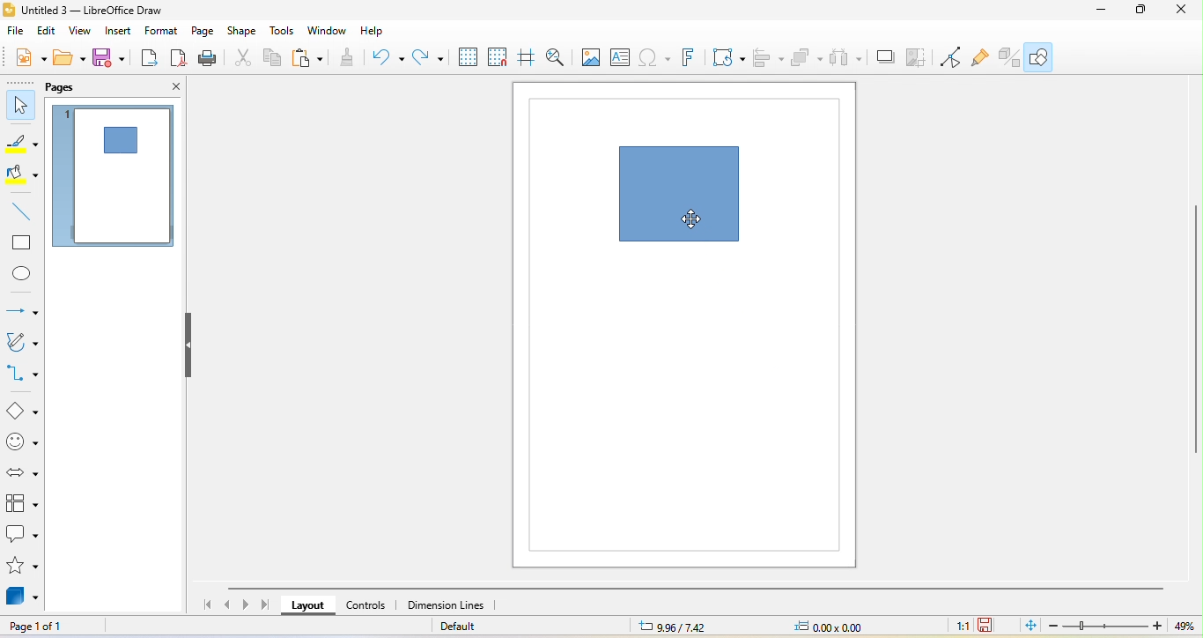 The width and height of the screenshot is (1203, 638). What do you see at coordinates (1096, 12) in the screenshot?
I see `minimze` at bounding box center [1096, 12].